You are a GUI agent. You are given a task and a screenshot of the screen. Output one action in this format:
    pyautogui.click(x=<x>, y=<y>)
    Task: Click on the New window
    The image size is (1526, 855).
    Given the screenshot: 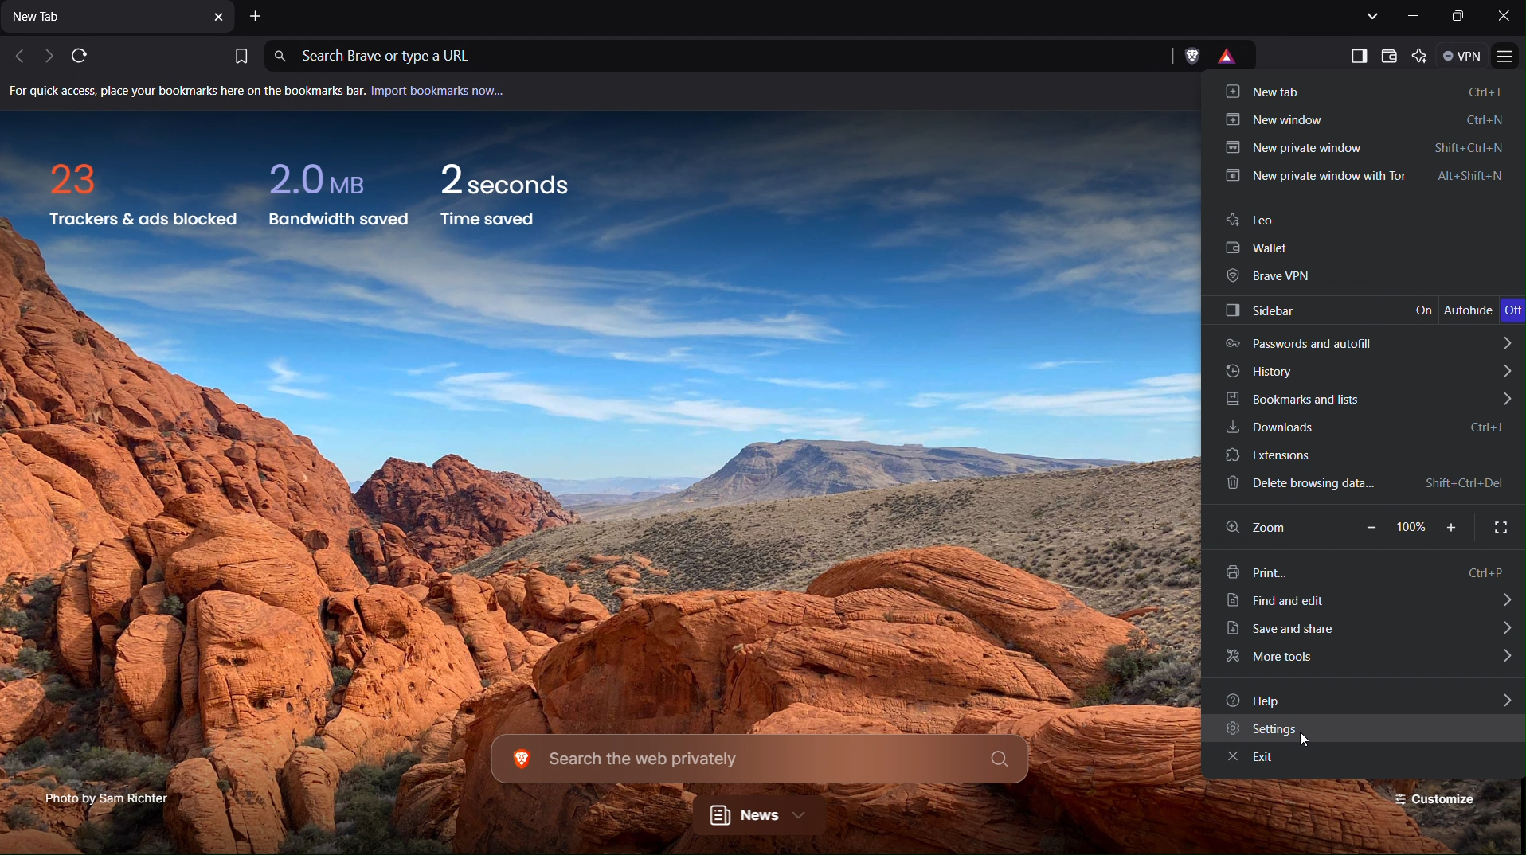 What is the action you would take?
    pyautogui.click(x=1366, y=123)
    